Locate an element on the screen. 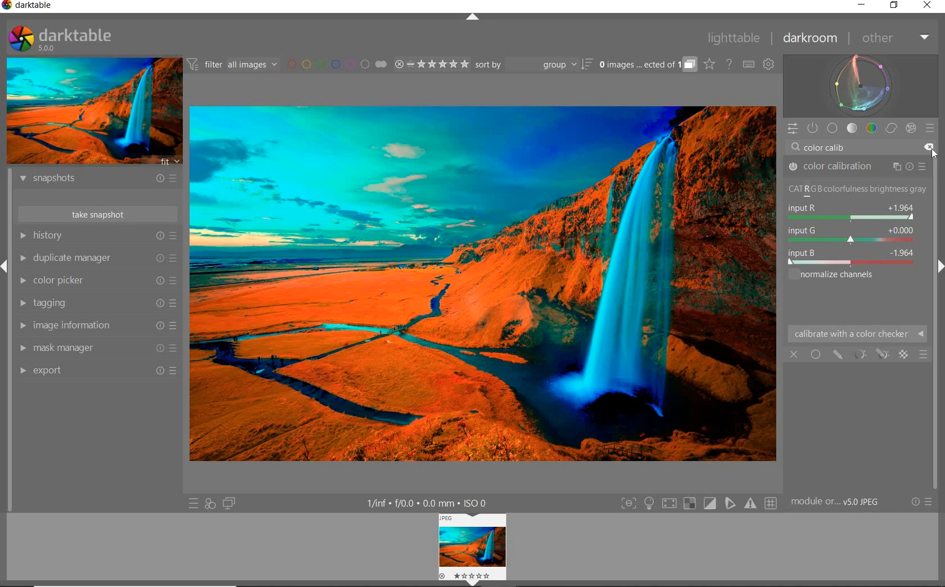  mask manager is located at coordinates (98, 349).